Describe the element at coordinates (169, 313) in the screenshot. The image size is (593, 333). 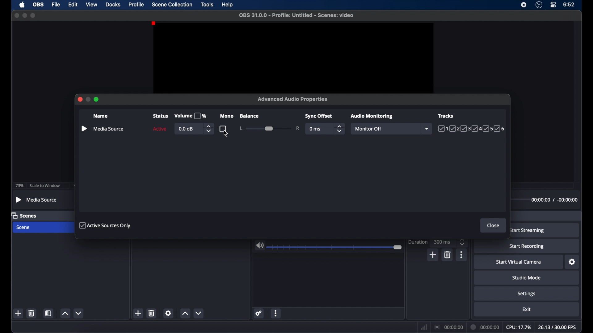
I see `settings` at that location.